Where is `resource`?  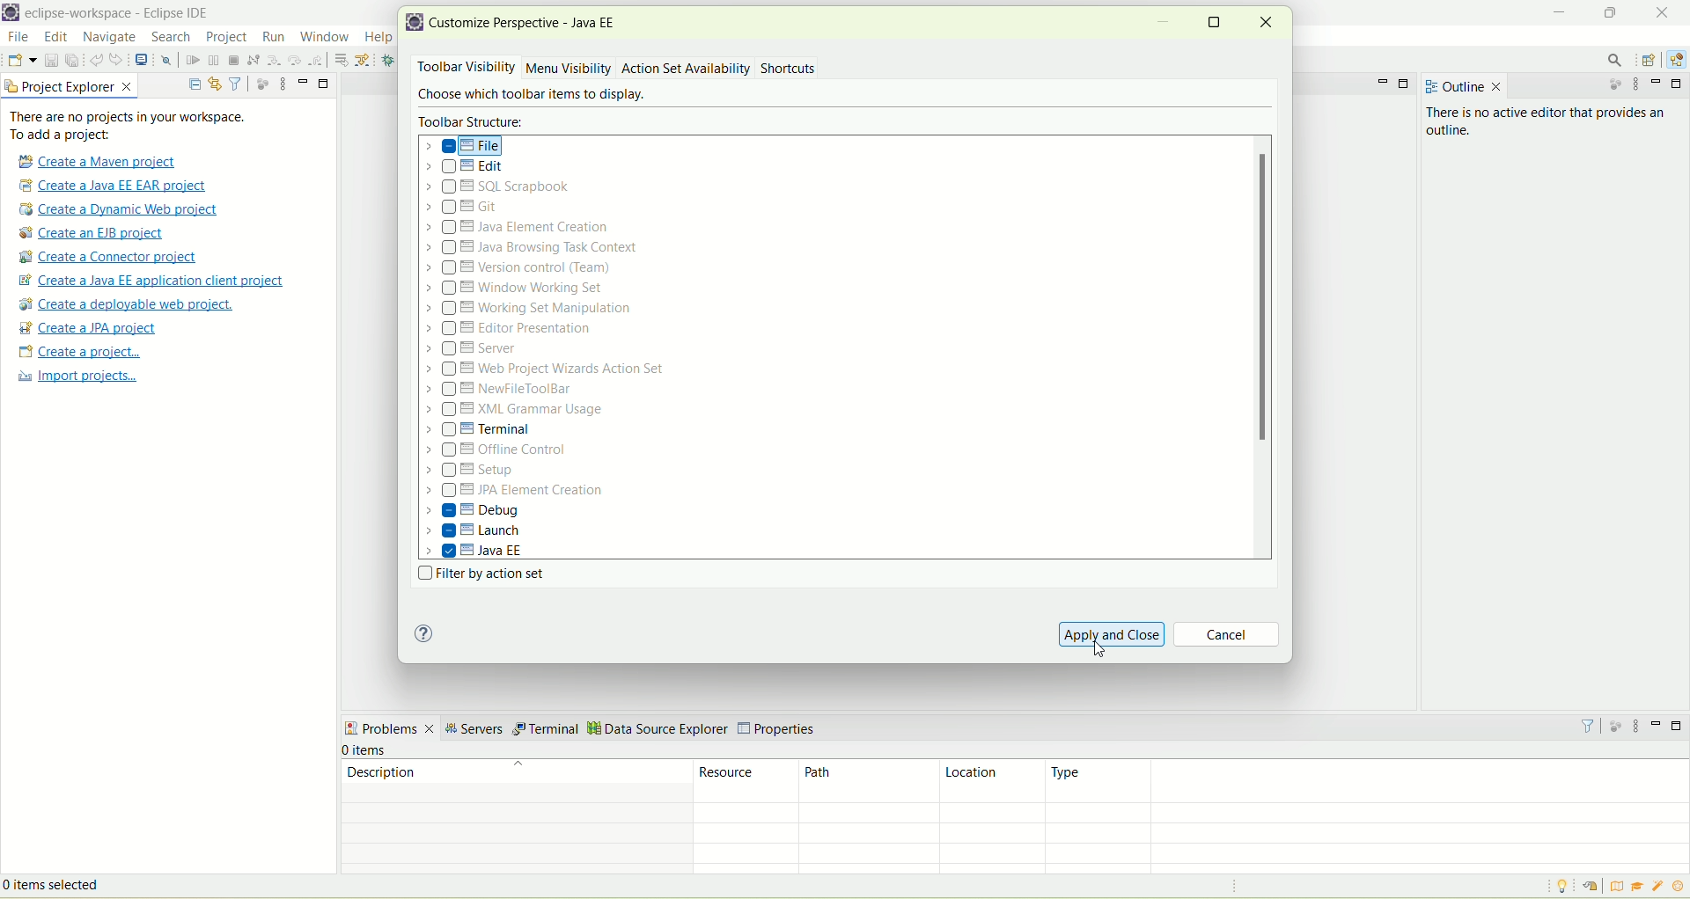 resource is located at coordinates (748, 780).